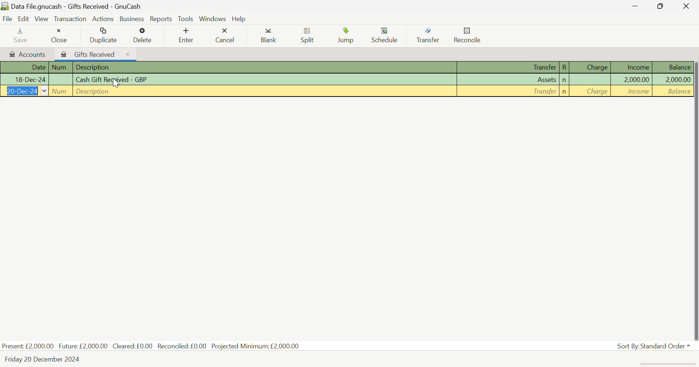 The image size is (699, 367). What do you see at coordinates (257, 345) in the screenshot?
I see `Projected Minimum` at bounding box center [257, 345].